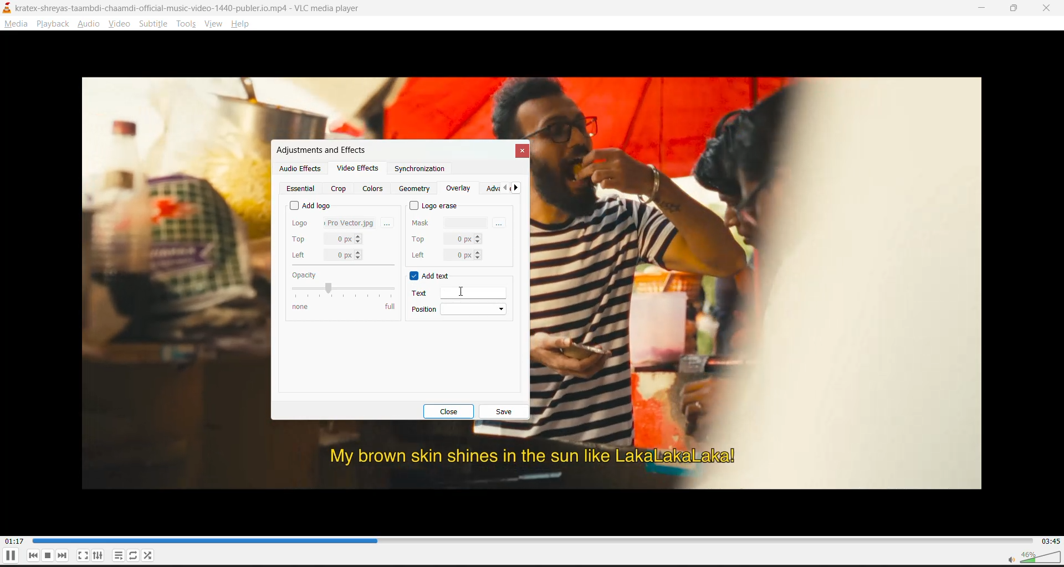 The image size is (1064, 567). Describe the element at coordinates (504, 188) in the screenshot. I see `previous` at that location.